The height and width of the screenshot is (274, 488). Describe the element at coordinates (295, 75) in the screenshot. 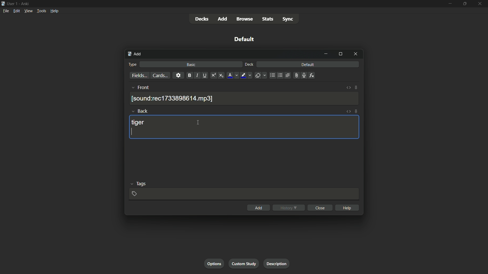

I see `attach` at that location.